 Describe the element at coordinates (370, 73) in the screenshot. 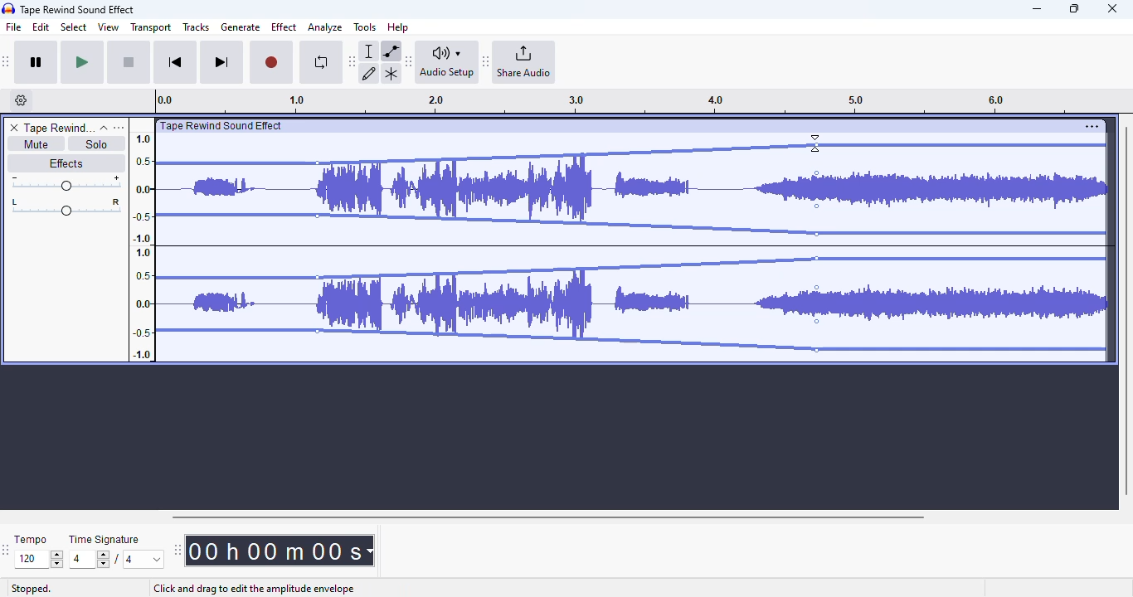

I see `draw tool` at that location.